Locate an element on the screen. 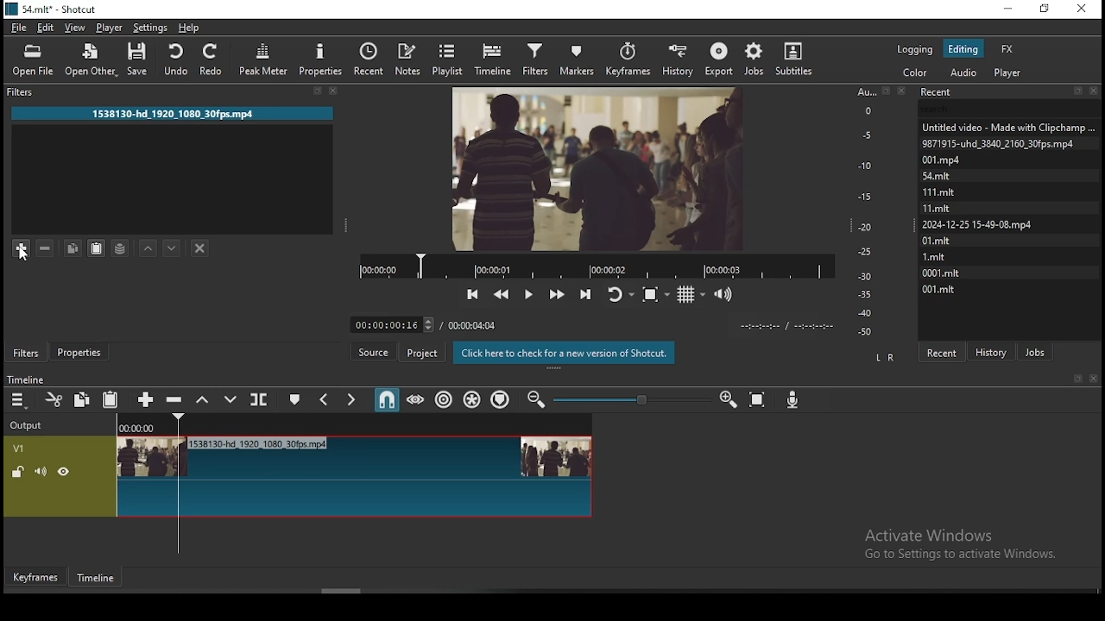 The height and width of the screenshot is (621, 1105). toggle zoom is located at coordinates (655, 292).